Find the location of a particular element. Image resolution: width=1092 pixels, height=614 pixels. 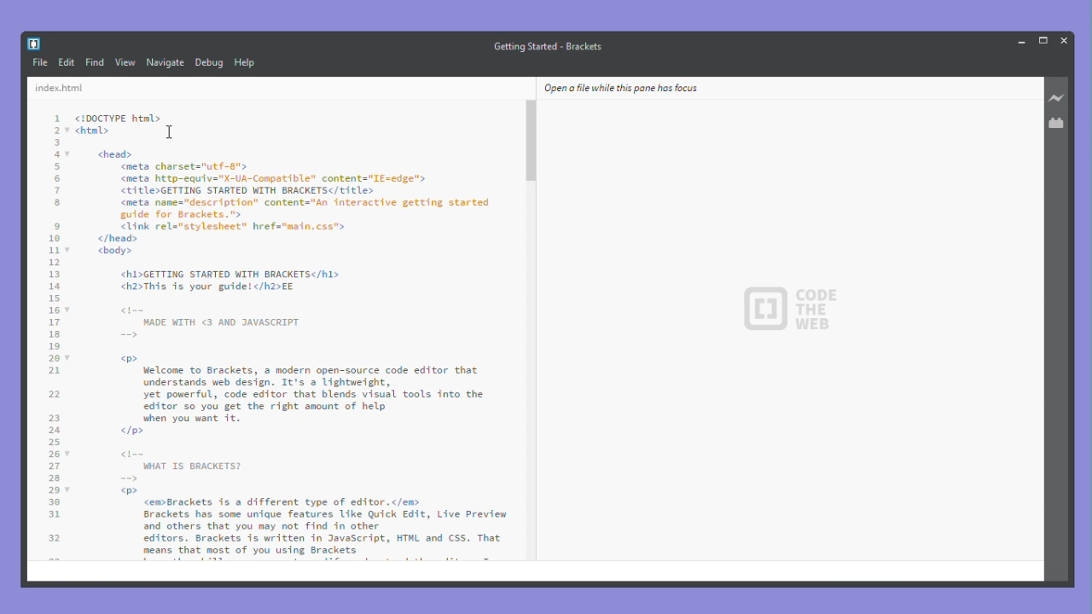

open a file while this pane has focus is located at coordinates (621, 87).